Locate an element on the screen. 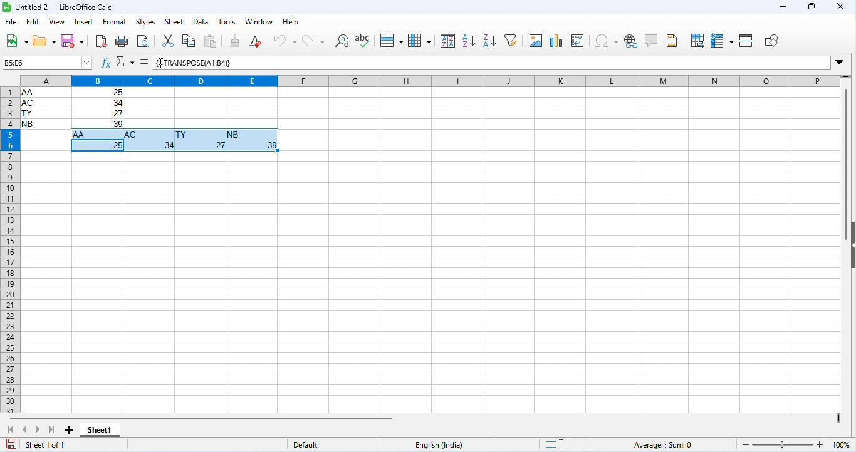 Image resolution: width=856 pixels, height=452 pixels. close is located at coordinates (840, 7).